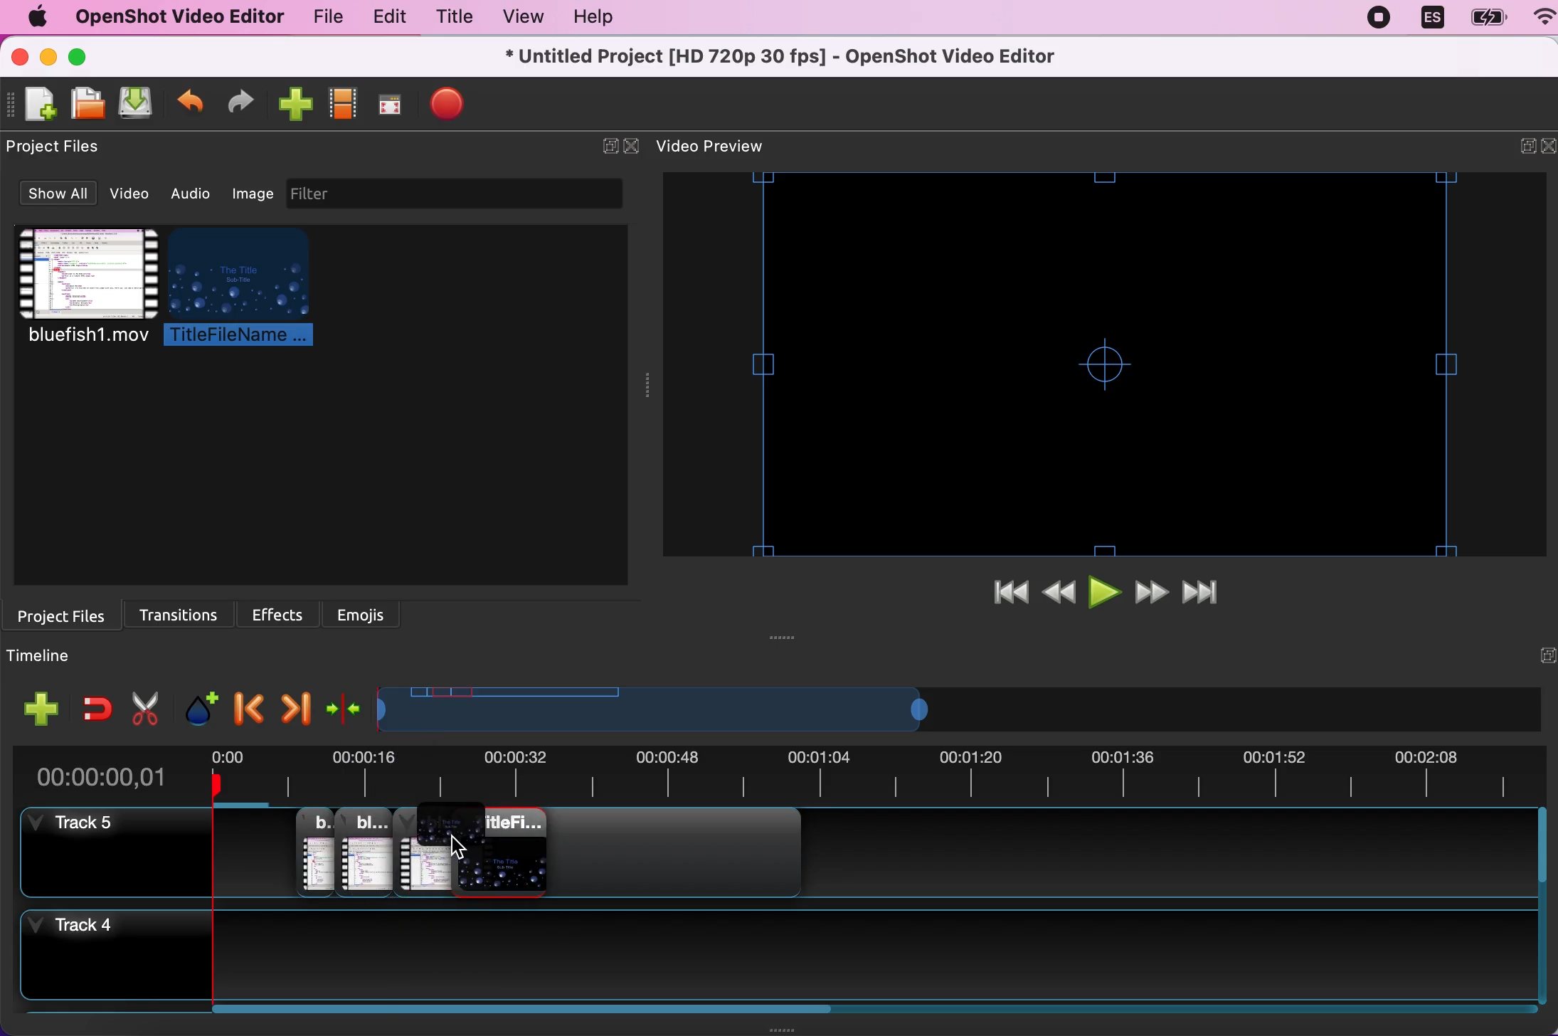  What do you see at coordinates (323, 20) in the screenshot?
I see `file` at bounding box center [323, 20].